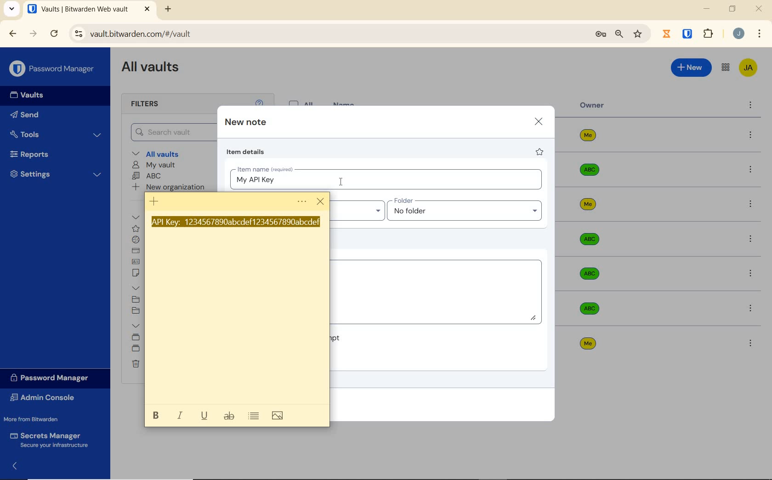 Image resolution: width=772 pixels, height=480 pixels. I want to click on Account, so click(739, 34).